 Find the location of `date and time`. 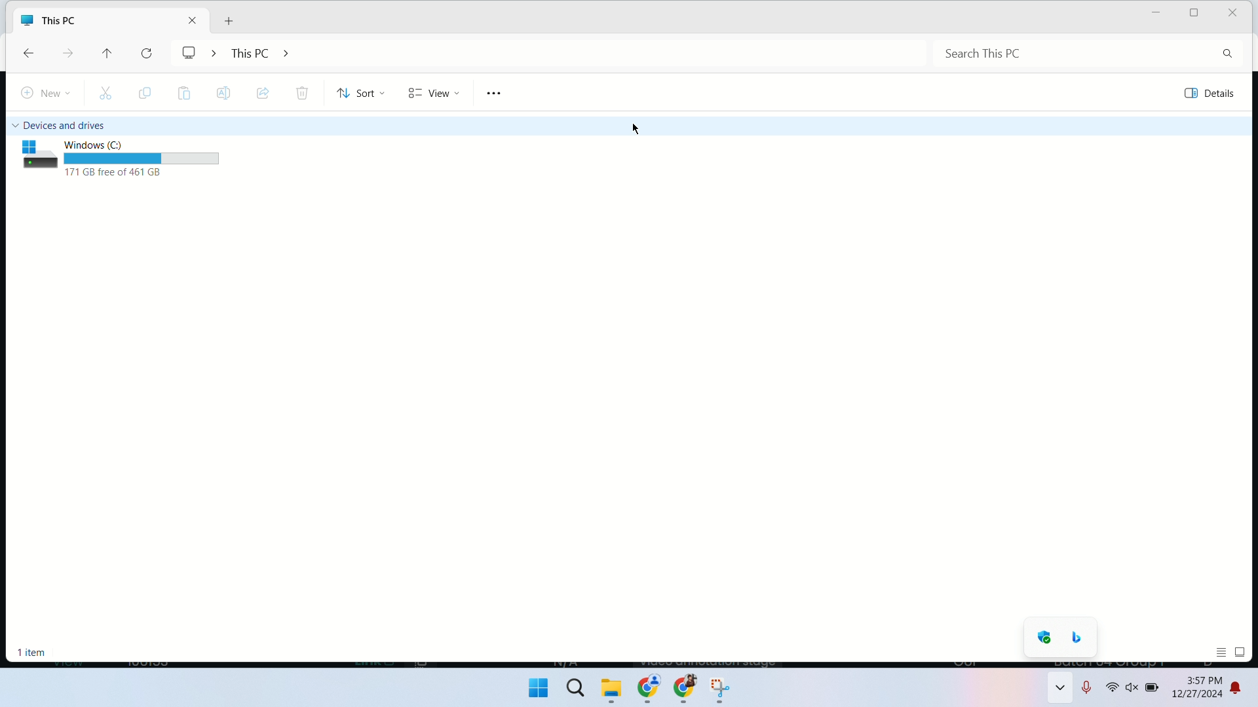

date and time is located at coordinates (1196, 691).